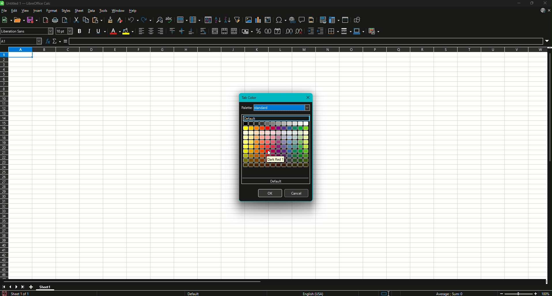  I want to click on Split Window, so click(345, 20).